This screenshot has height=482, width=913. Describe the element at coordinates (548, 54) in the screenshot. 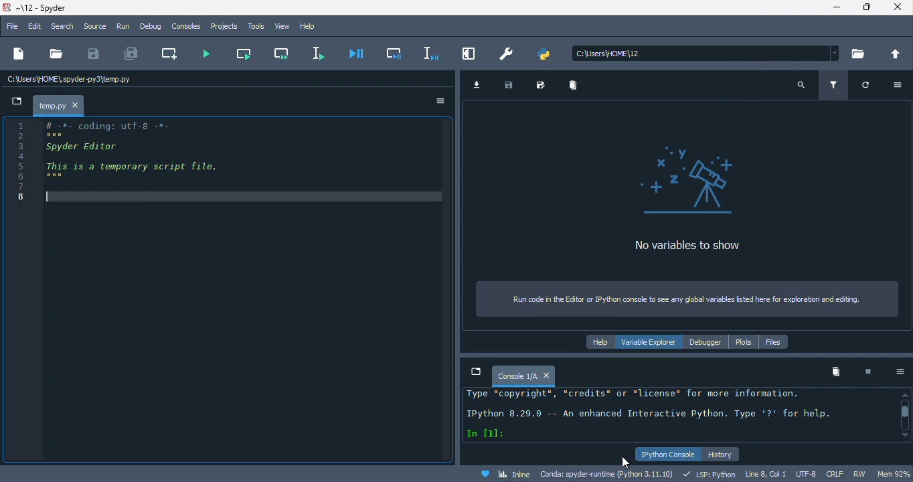

I see `pythonpath manager` at that location.